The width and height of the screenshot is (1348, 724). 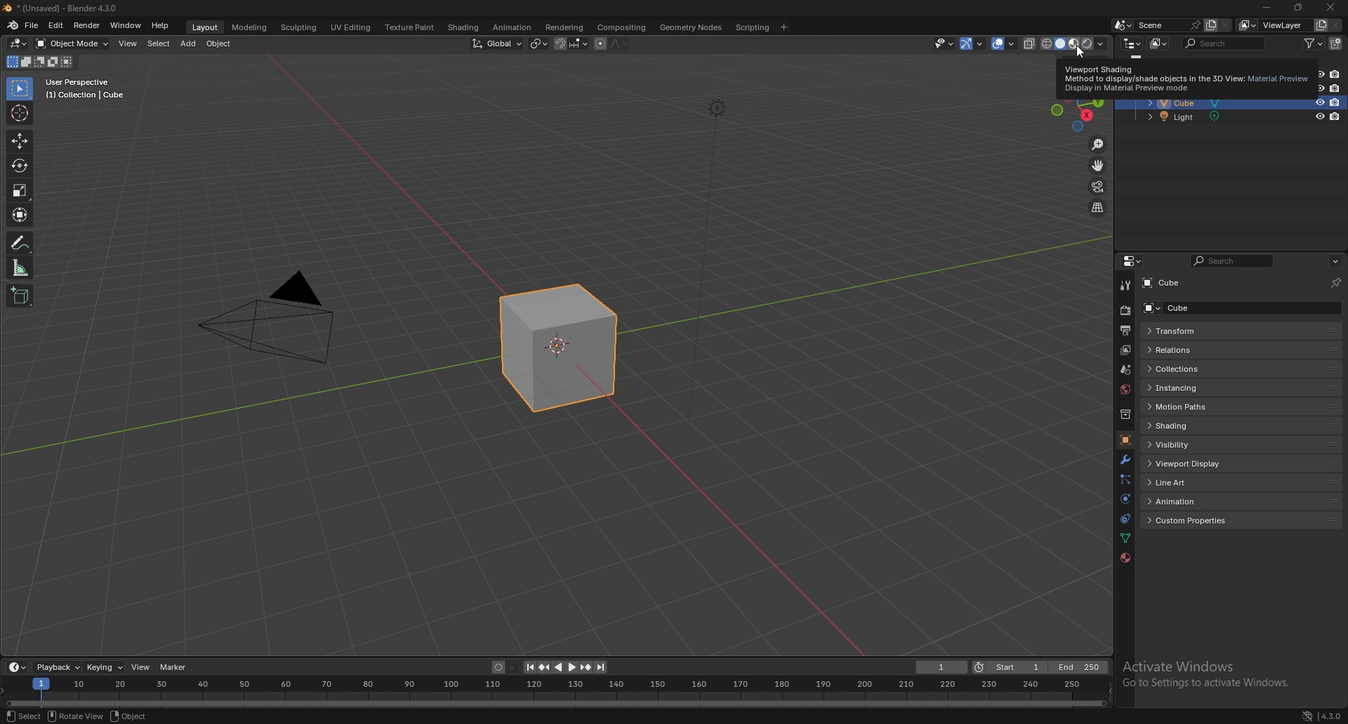 What do you see at coordinates (498, 43) in the screenshot?
I see `transform orientation` at bounding box center [498, 43].